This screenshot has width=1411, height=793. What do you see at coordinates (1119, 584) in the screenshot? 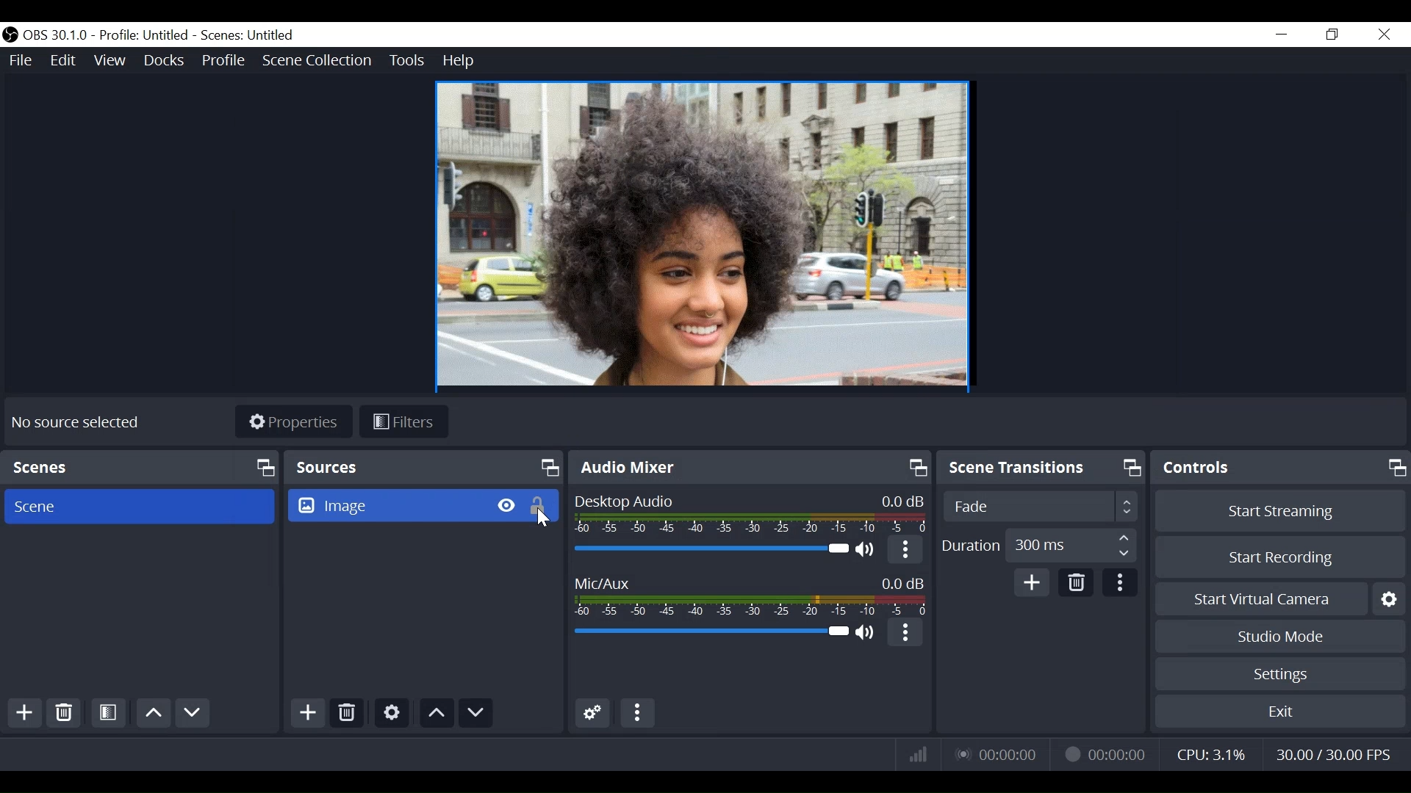
I see `more options` at bounding box center [1119, 584].